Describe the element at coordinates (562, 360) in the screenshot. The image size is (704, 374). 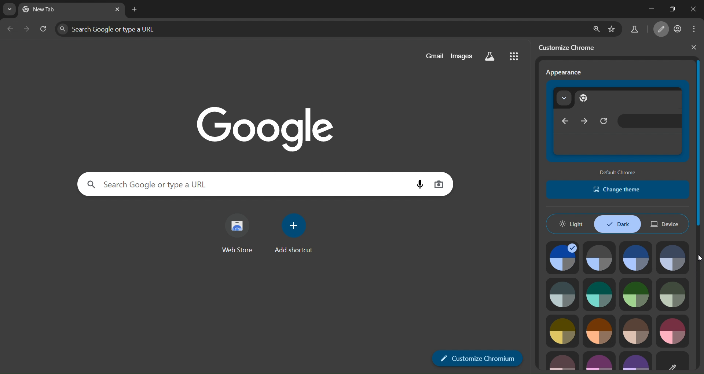
I see `theme` at that location.